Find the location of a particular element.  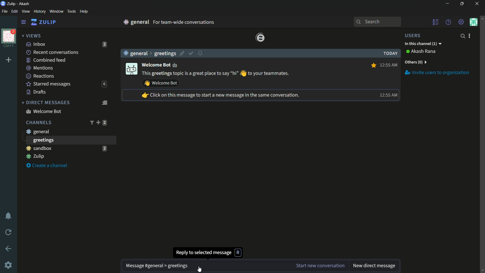

enable DND is located at coordinates (8, 216).